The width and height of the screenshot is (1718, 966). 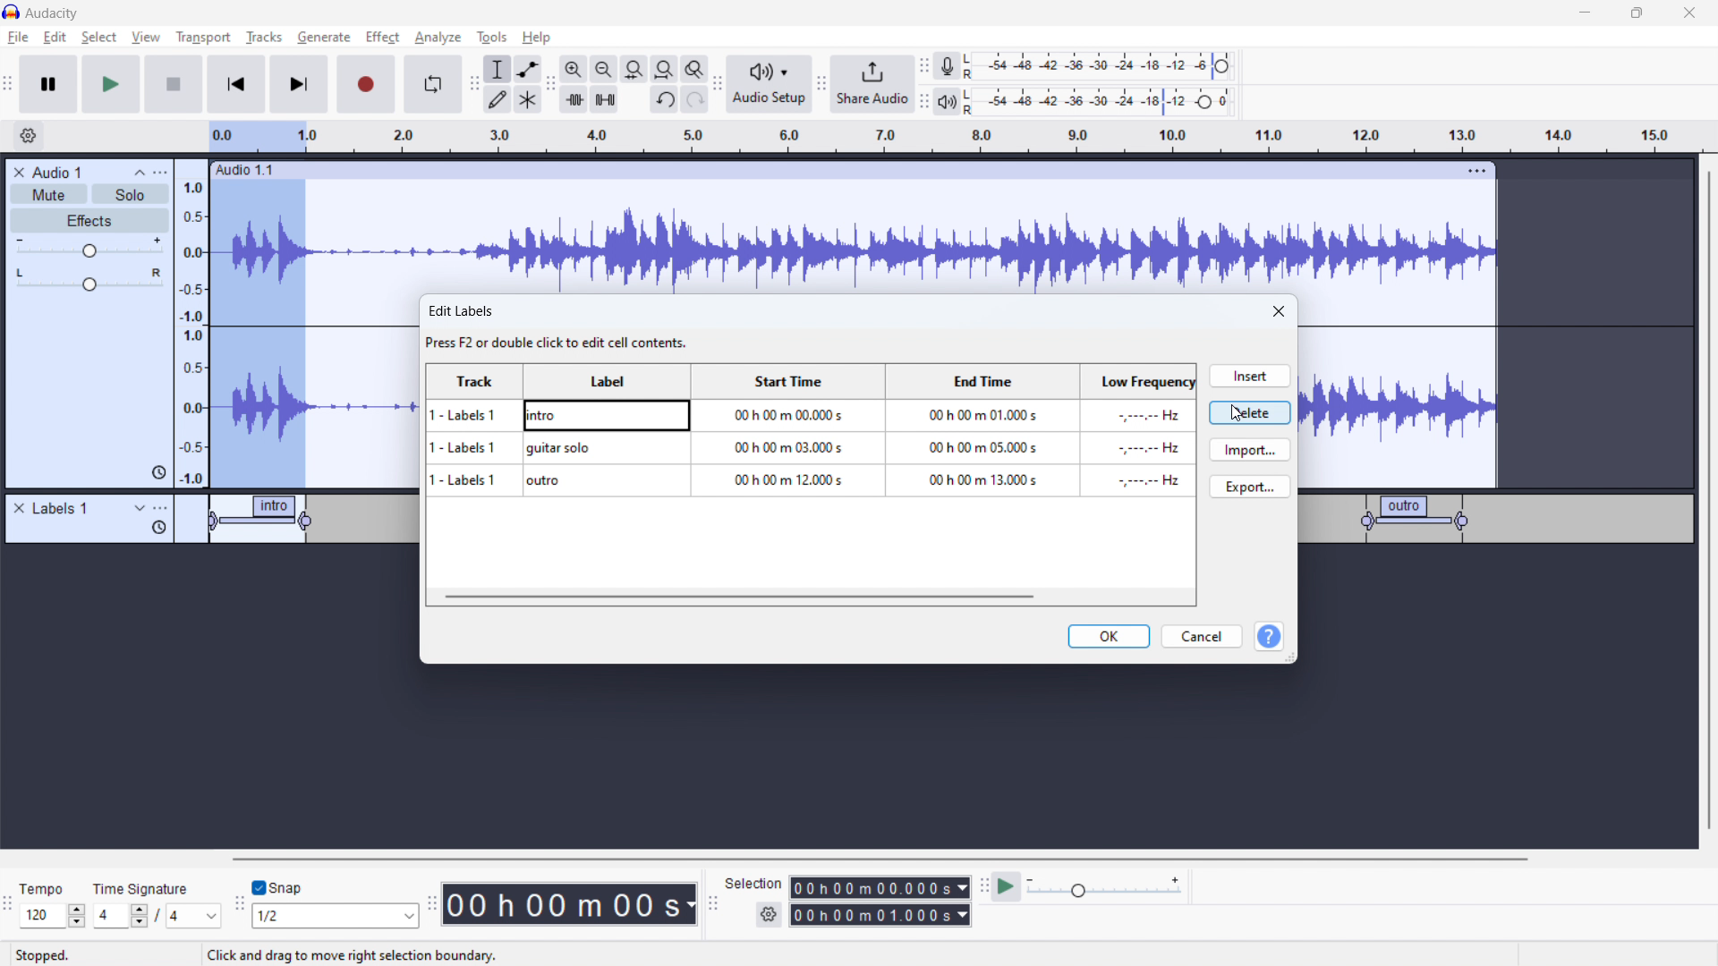 I want to click on envelop tool, so click(x=528, y=68).